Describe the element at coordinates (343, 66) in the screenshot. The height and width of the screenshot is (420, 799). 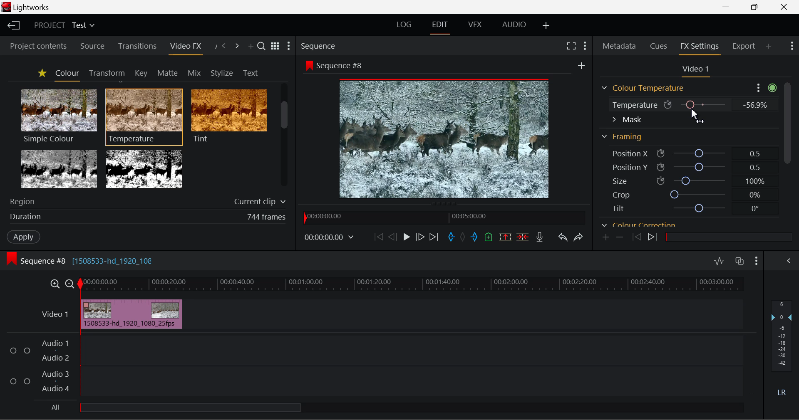
I see `Sequence #8` at that location.